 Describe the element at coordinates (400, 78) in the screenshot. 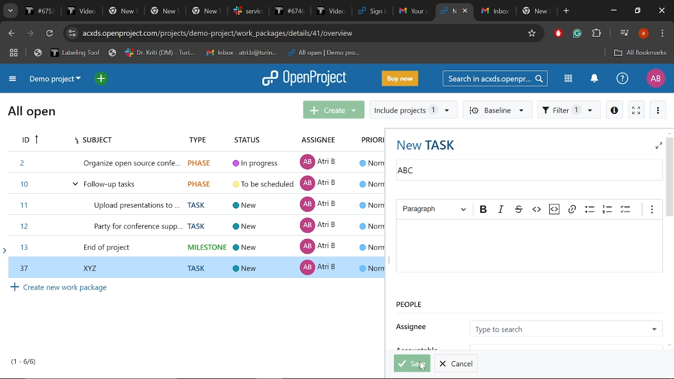

I see `Buy now` at that location.